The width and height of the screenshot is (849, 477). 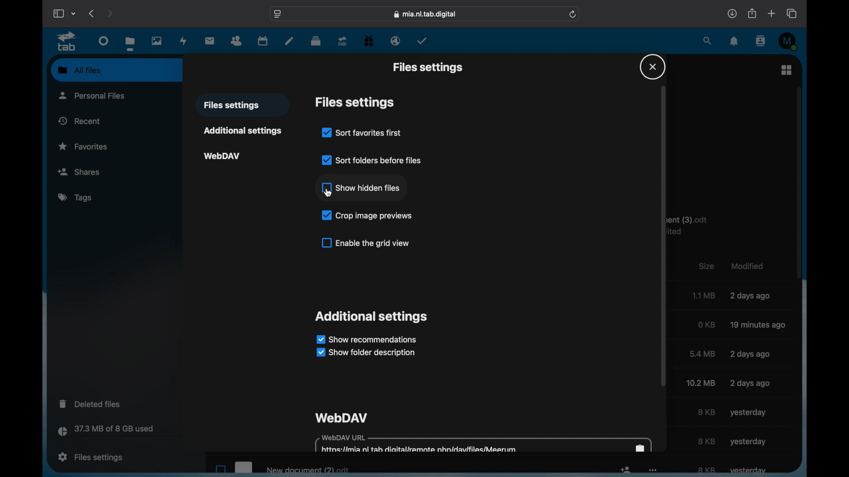 What do you see at coordinates (705, 295) in the screenshot?
I see `size` at bounding box center [705, 295].